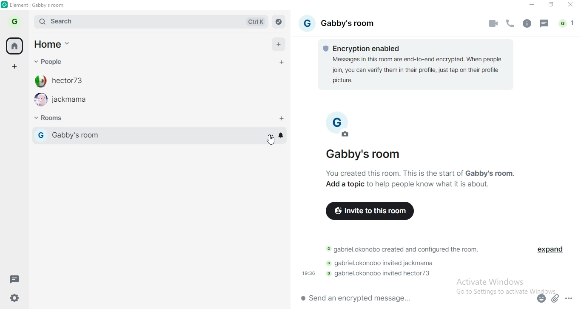 The image size is (581, 309). What do you see at coordinates (336, 121) in the screenshot?
I see `profile` at bounding box center [336, 121].